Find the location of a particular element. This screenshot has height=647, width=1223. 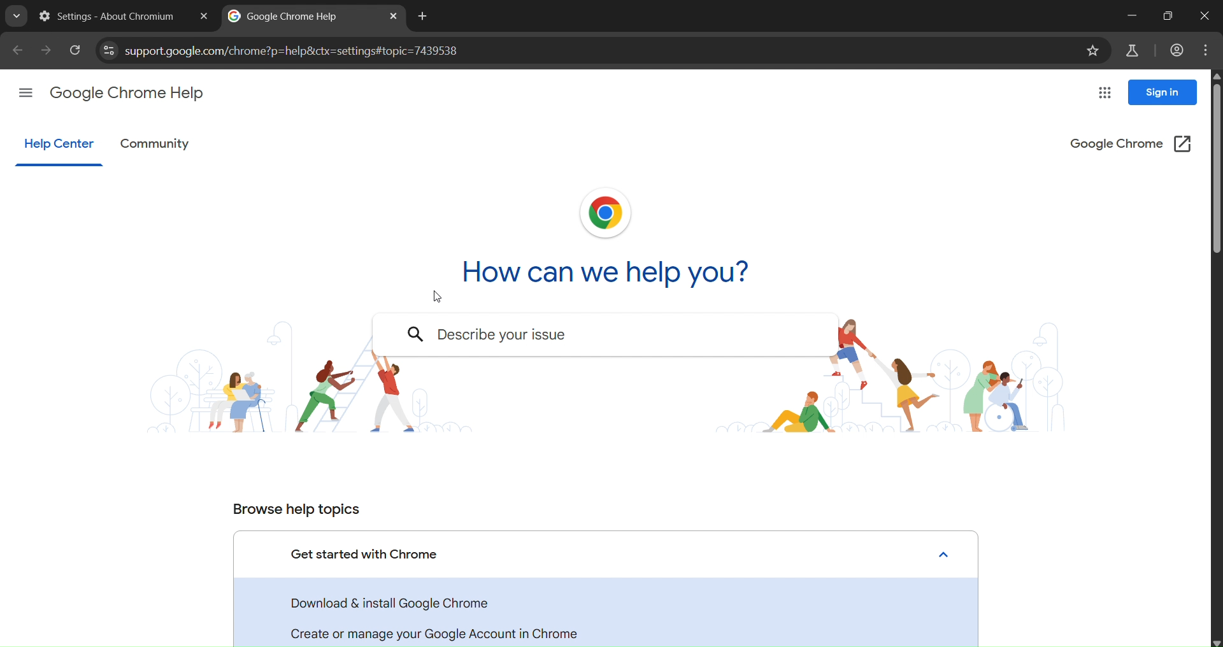

google chrome help is located at coordinates (133, 93).